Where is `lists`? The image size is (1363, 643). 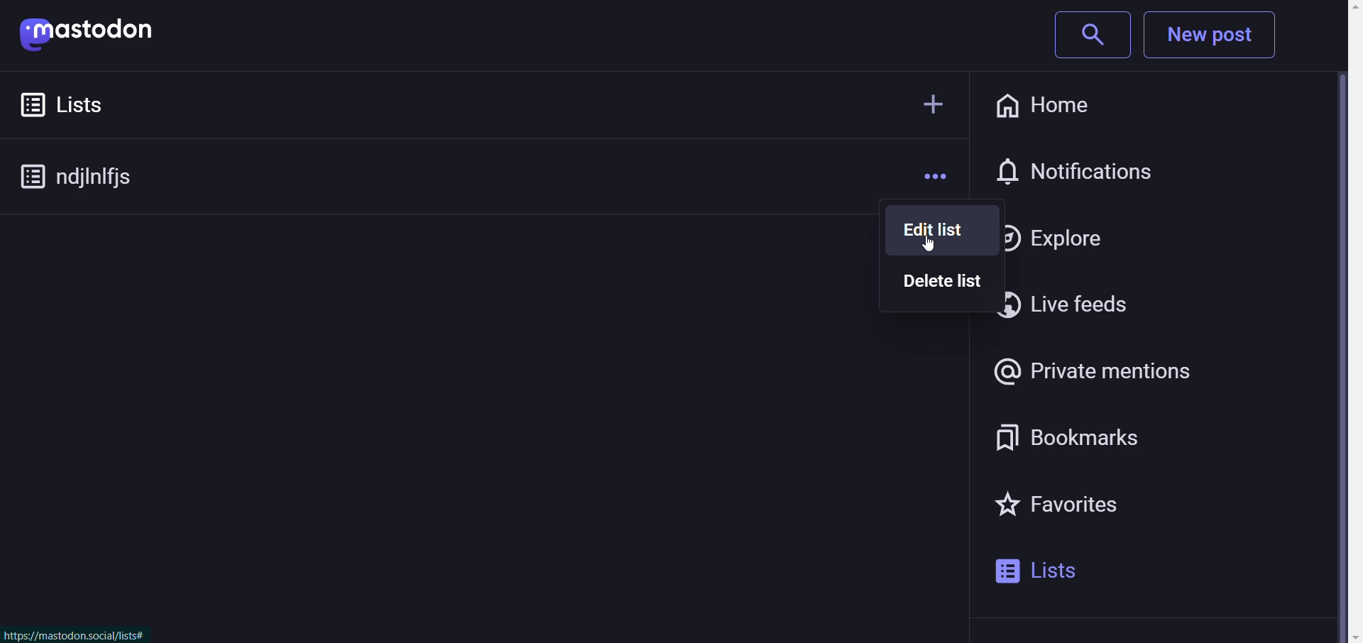
lists is located at coordinates (1044, 572).